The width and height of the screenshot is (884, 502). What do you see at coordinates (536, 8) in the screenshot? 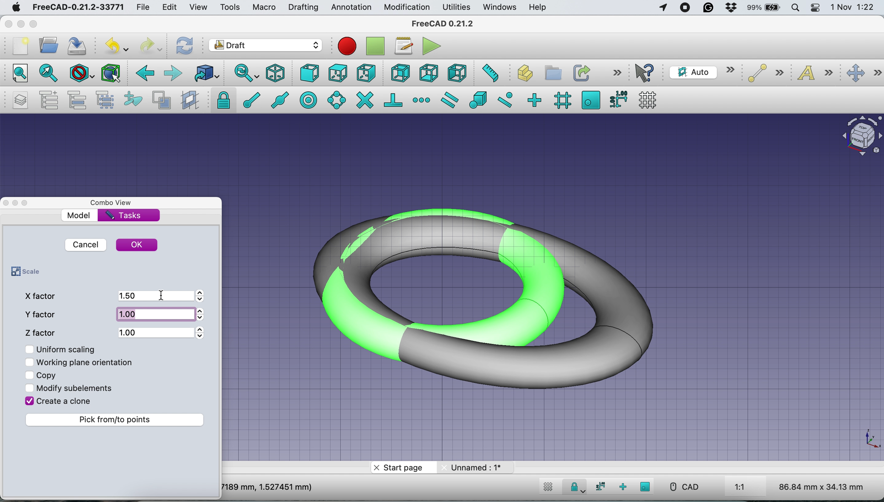
I see `help` at bounding box center [536, 8].